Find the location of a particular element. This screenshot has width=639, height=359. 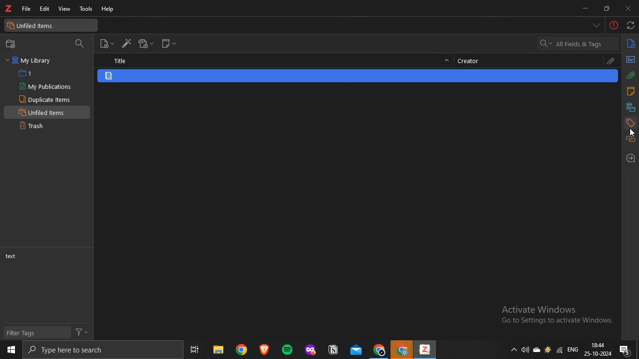

attachments is located at coordinates (610, 60).